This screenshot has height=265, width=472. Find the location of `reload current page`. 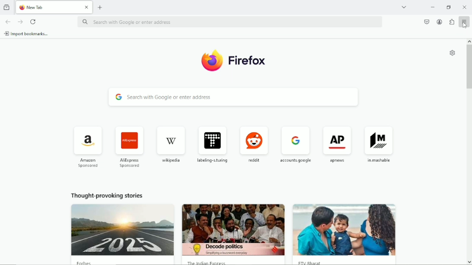

reload current page is located at coordinates (34, 22).